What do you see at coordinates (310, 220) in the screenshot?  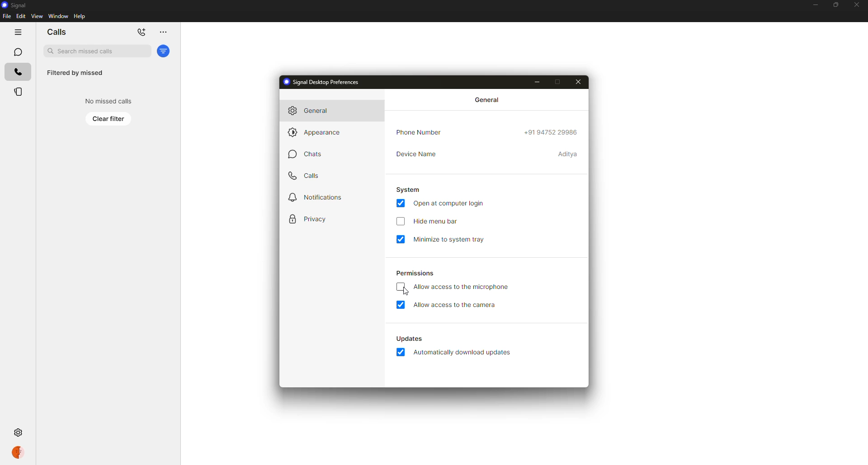 I see `privacy` at bounding box center [310, 220].